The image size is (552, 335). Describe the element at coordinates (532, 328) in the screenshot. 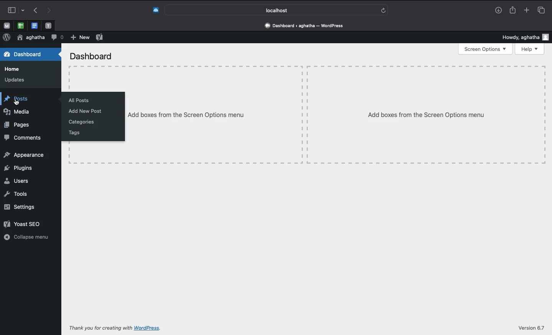

I see `Version 6.7` at that location.